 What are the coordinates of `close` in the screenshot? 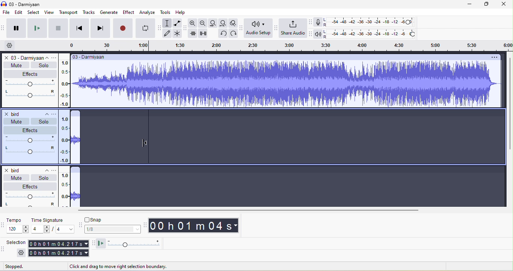 It's located at (502, 4).